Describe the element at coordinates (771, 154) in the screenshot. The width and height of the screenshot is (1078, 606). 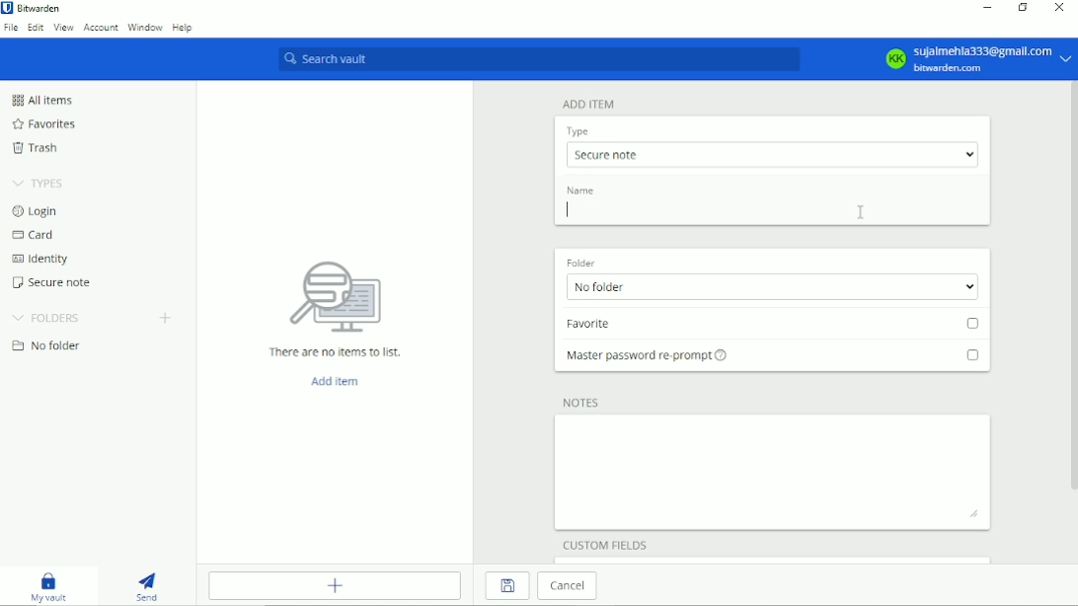
I see `Secure note` at that location.